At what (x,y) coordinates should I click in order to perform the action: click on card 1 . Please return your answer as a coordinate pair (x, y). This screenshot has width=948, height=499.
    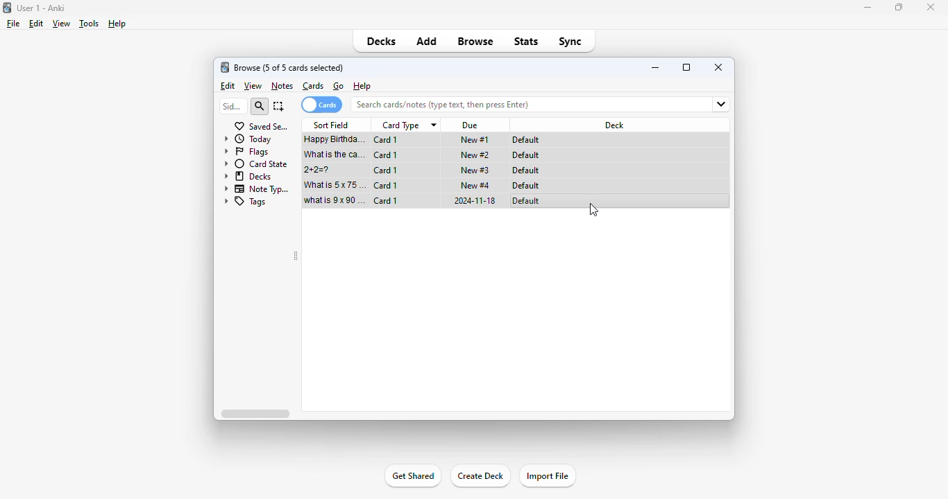
    Looking at the image, I should click on (386, 200).